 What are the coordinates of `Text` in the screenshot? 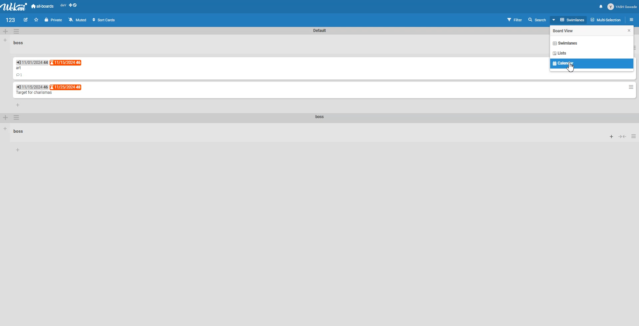 It's located at (320, 117).